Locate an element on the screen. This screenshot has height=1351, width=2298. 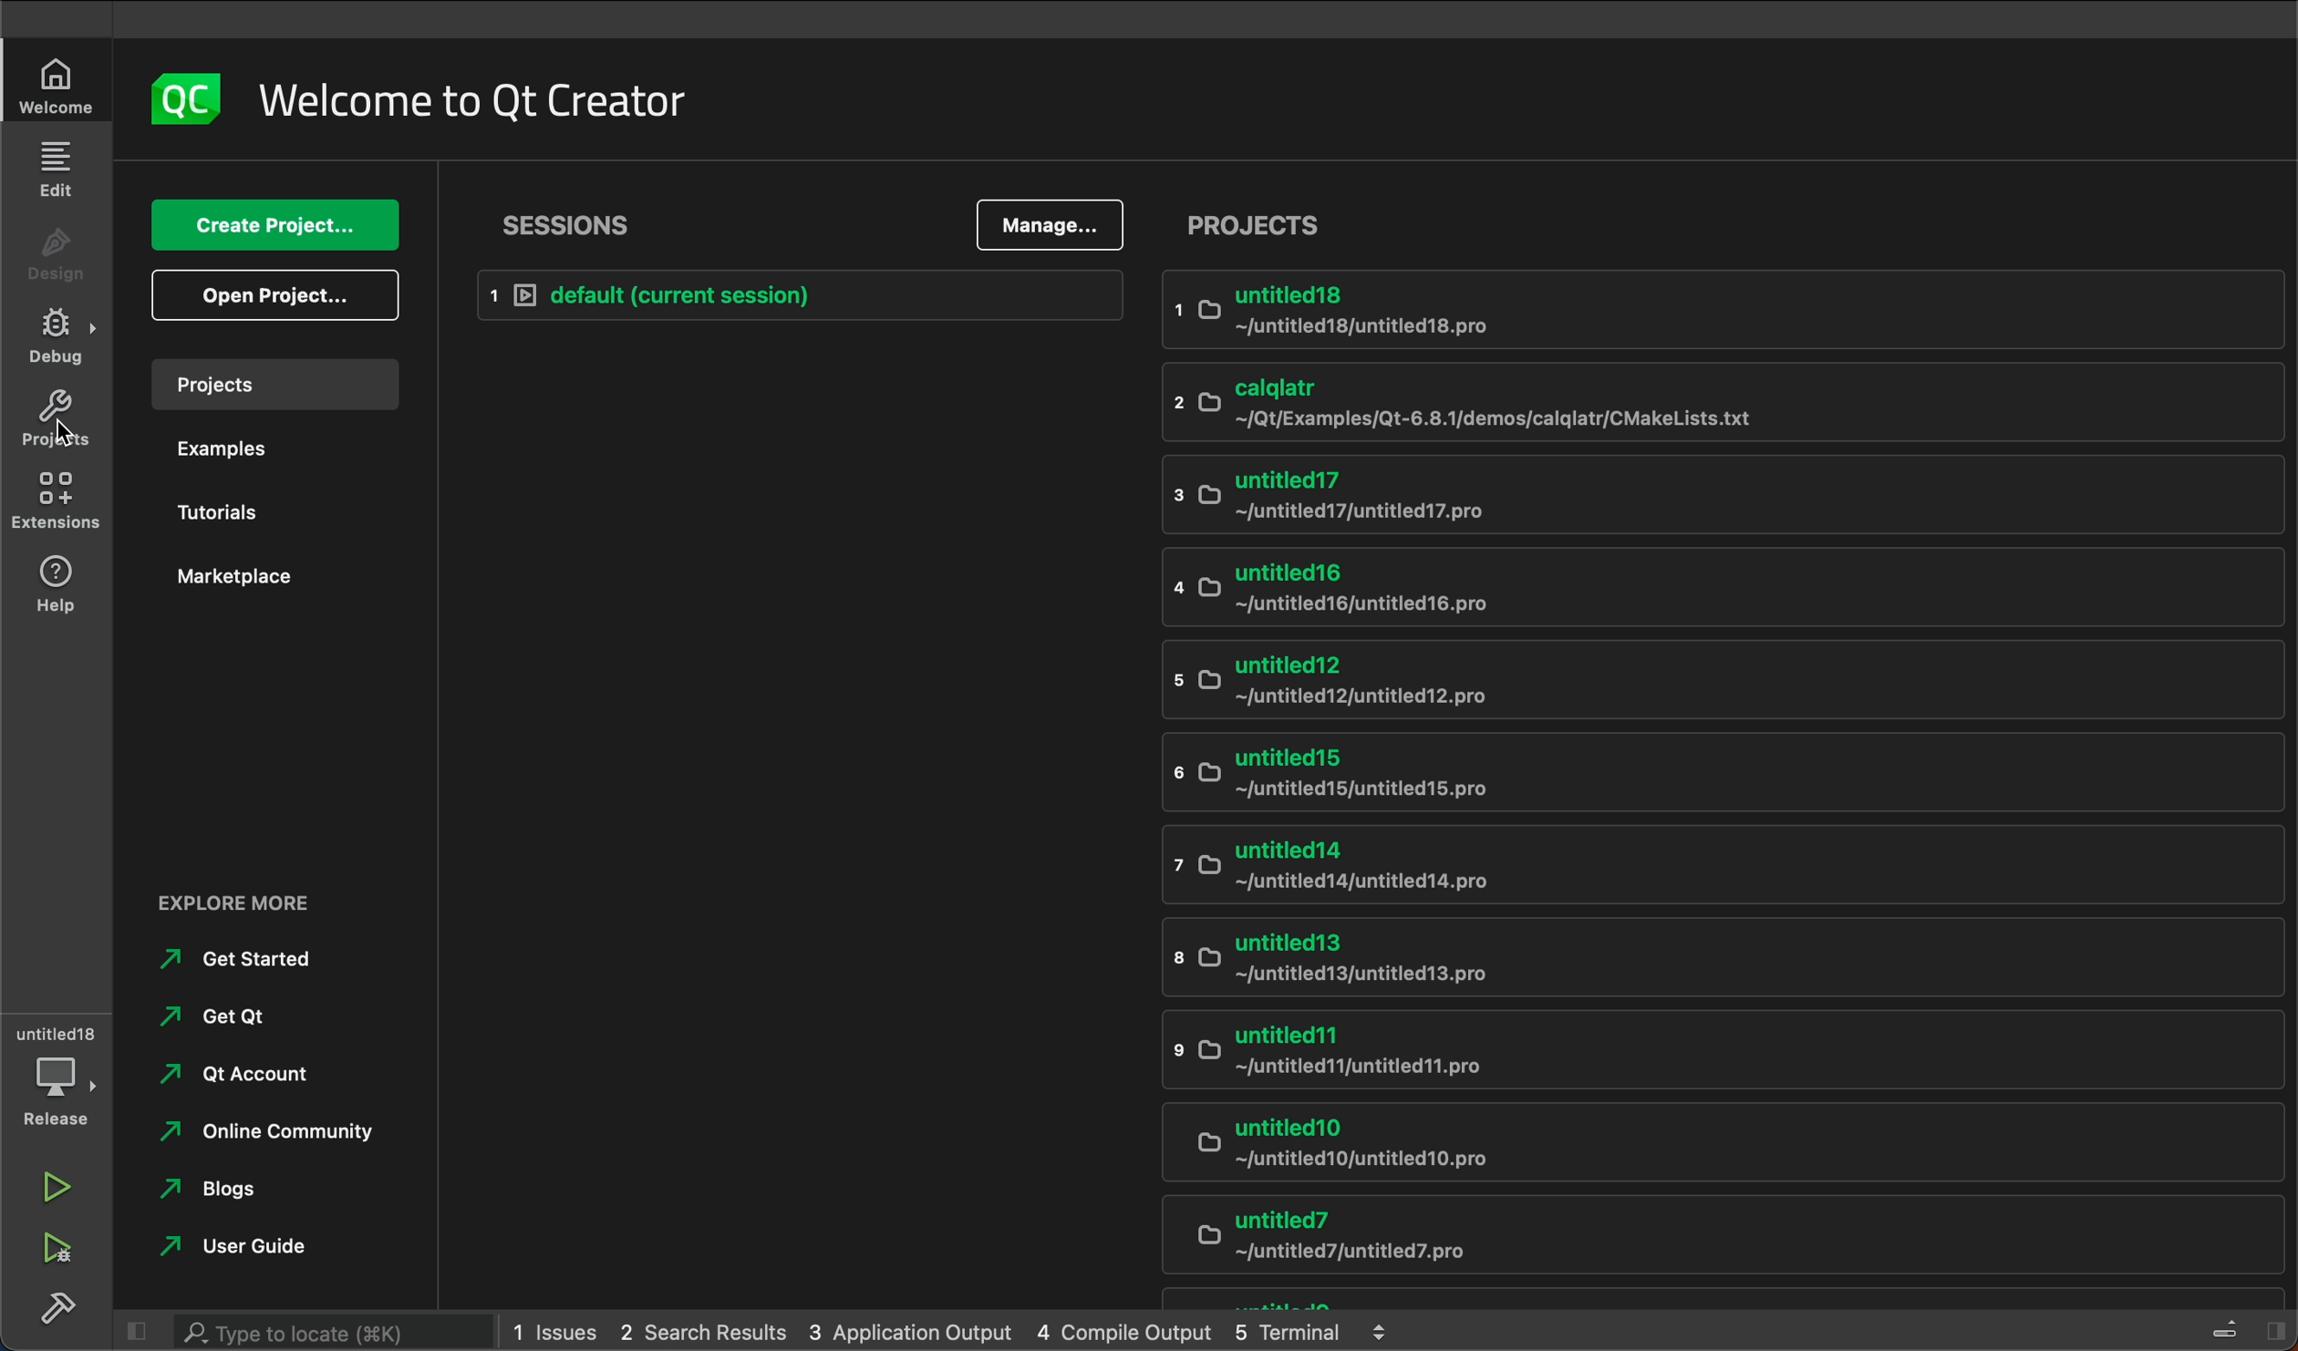
create project is located at coordinates (278, 226).